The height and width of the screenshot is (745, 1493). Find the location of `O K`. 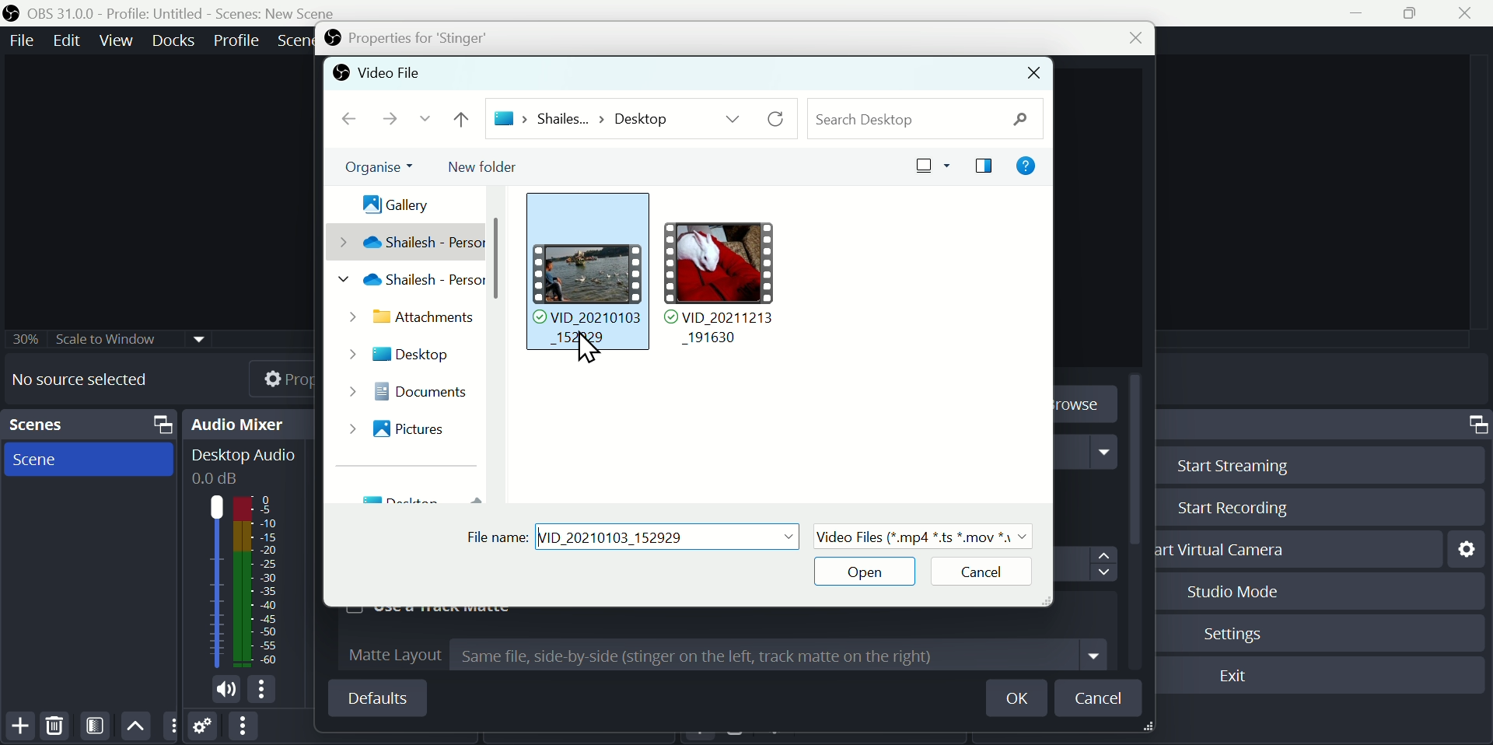

O K is located at coordinates (1022, 698).